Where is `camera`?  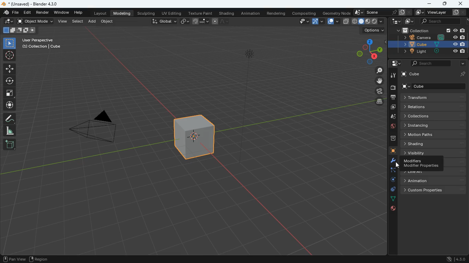
camera is located at coordinates (97, 128).